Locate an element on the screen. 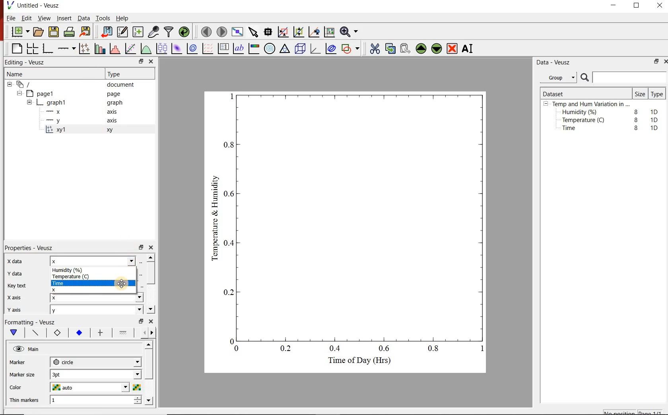 The image size is (668, 415). Formatting - Veusz is located at coordinates (32, 323).